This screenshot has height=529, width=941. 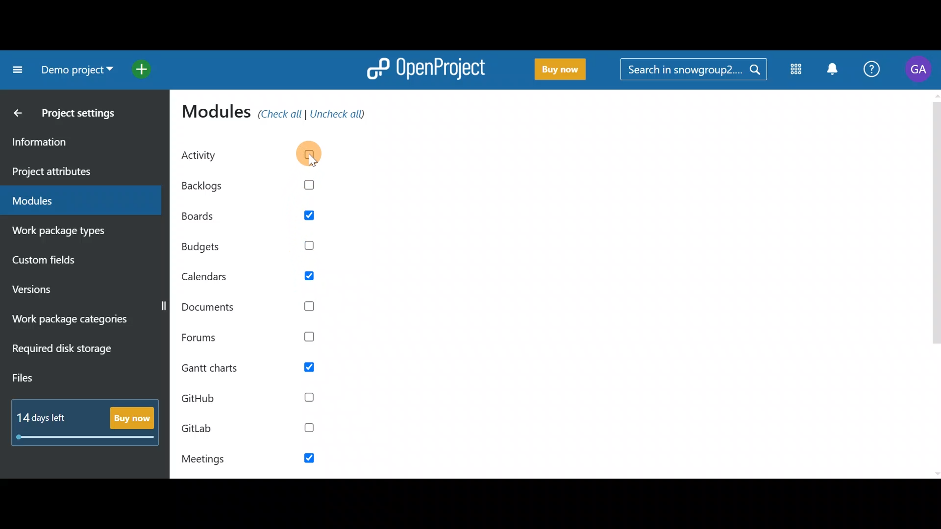 I want to click on Cursor, so click(x=310, y=153).